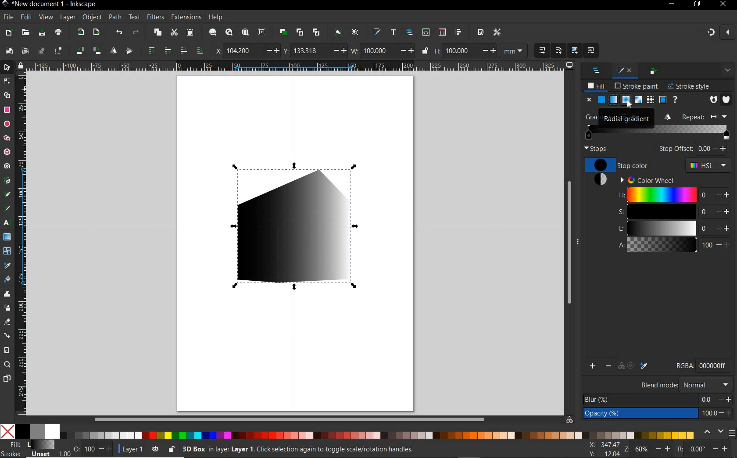  I want to click on repeat, so click(708, 117).